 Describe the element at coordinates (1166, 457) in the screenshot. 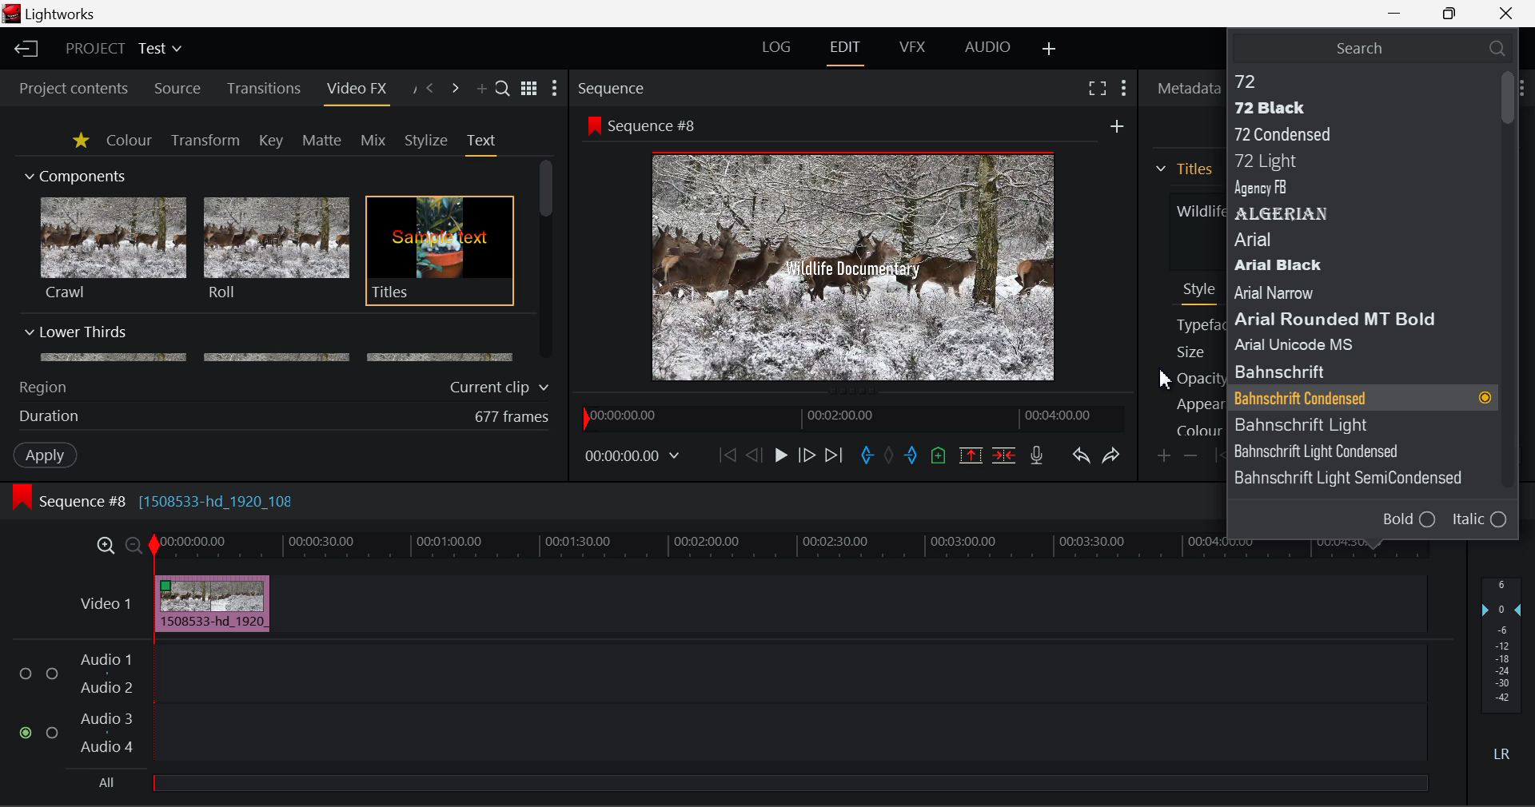

I see `Add keyframe` at that location.